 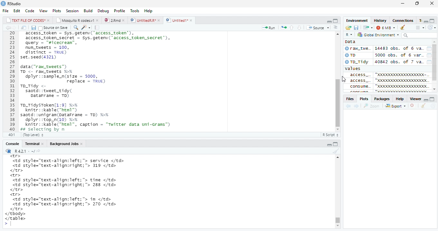 I want to click on , Plots, so click(x=364, y=99).